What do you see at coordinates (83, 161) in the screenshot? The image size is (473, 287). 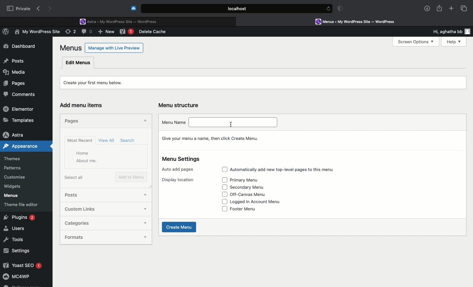 I see `About me` at bounding box center [83, 161].